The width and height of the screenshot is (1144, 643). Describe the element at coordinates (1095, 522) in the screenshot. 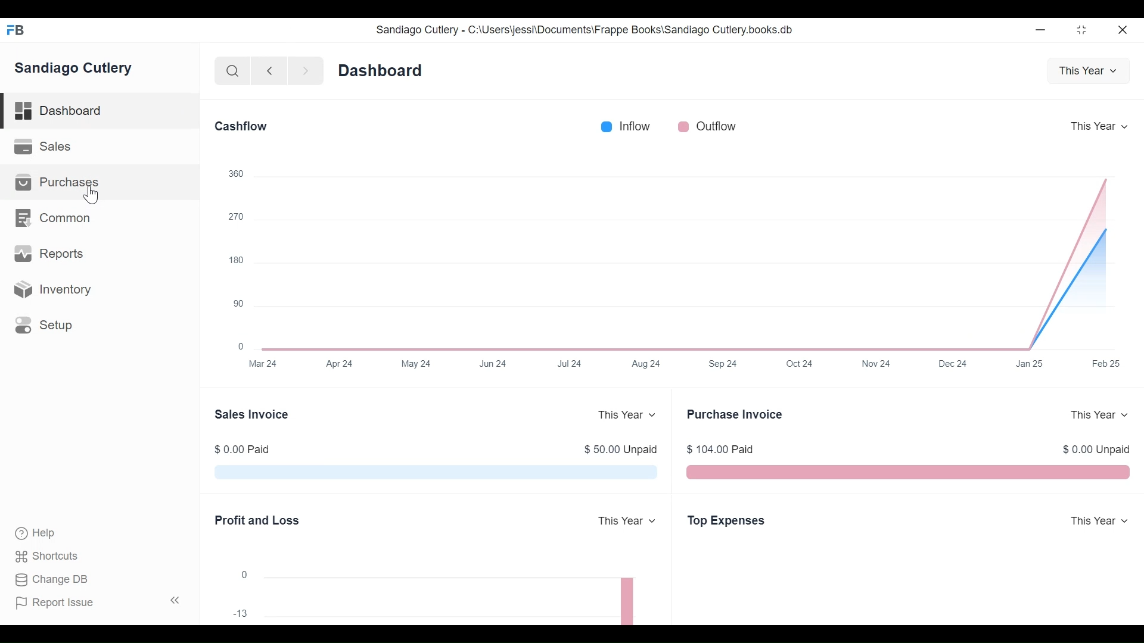

I see `This Year` at that location.